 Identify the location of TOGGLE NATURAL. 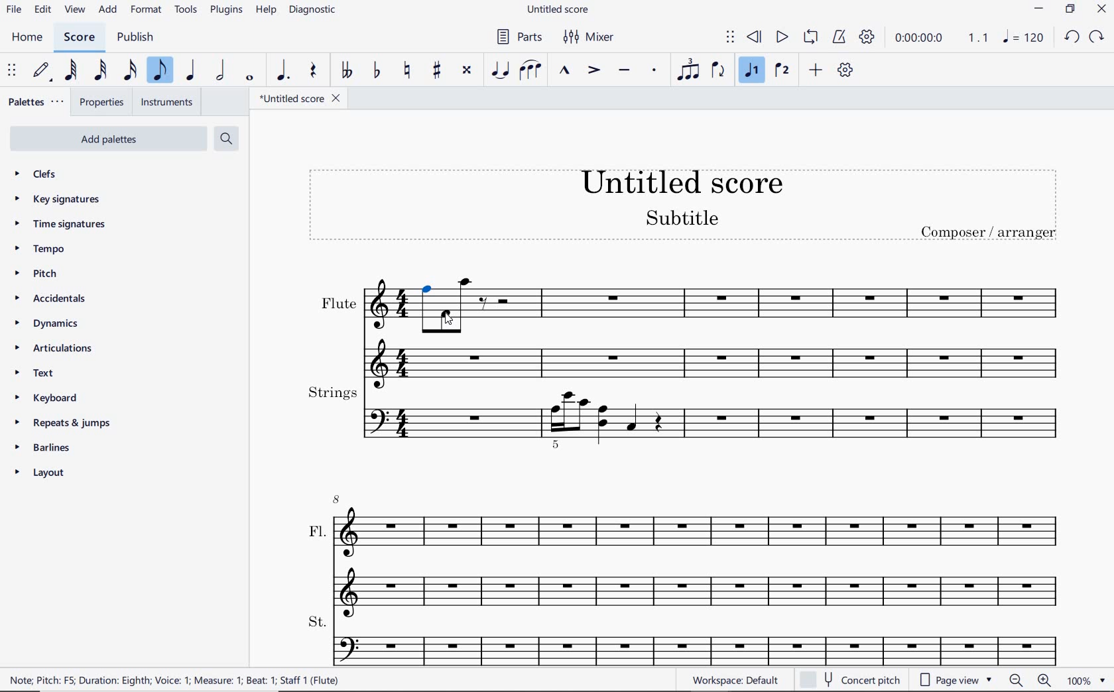
(407, 71).